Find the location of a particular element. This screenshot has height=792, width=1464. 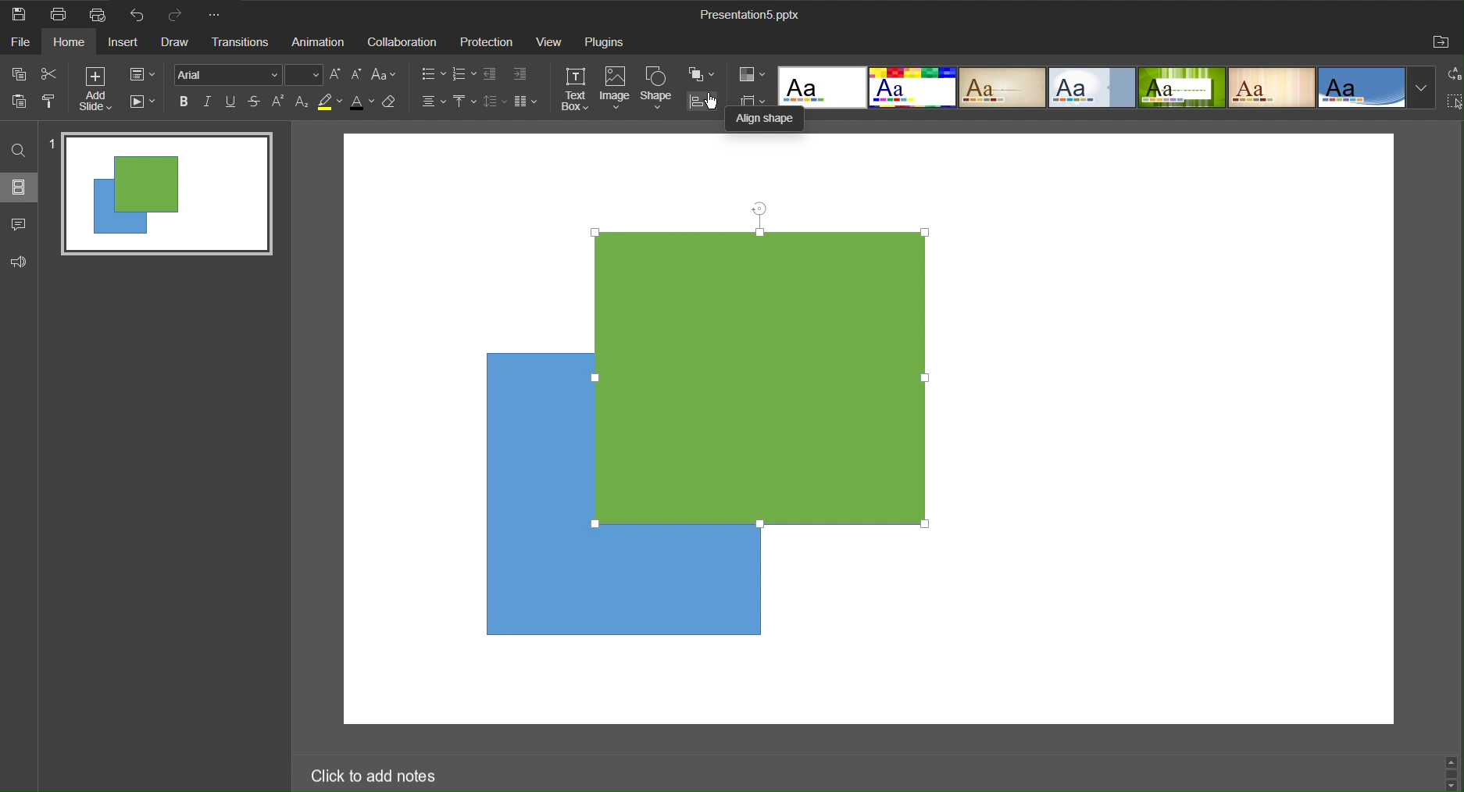

Slides is located at coordinates (21, 188).